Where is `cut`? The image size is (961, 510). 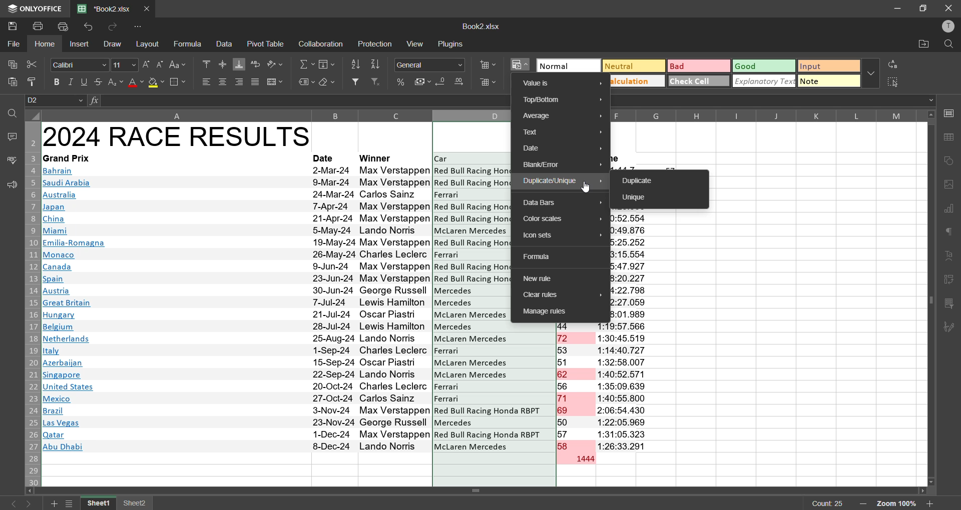 cut is located at coordinates (31, 64).